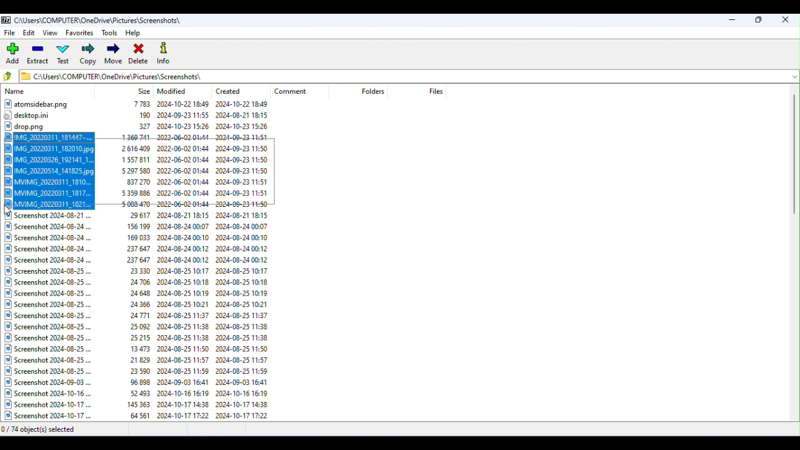  I want to click on View, so click(52, 34).